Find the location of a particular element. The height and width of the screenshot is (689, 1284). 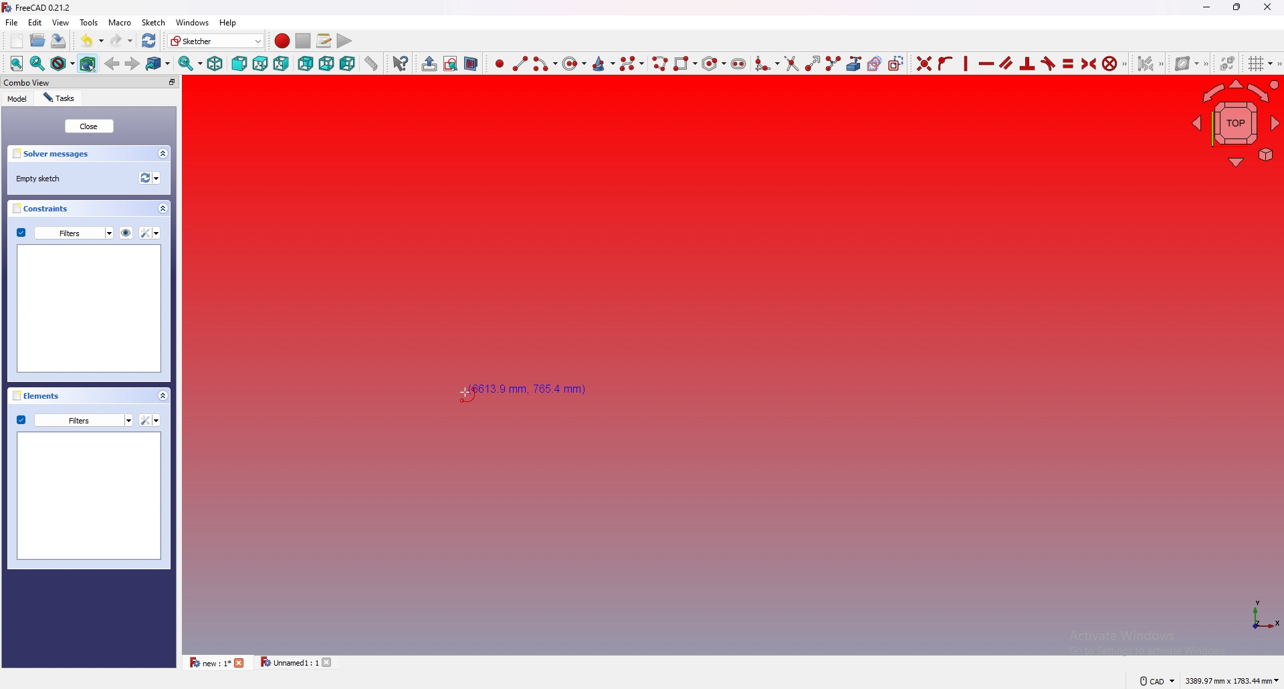

elements is located at coordinates (39, 395).